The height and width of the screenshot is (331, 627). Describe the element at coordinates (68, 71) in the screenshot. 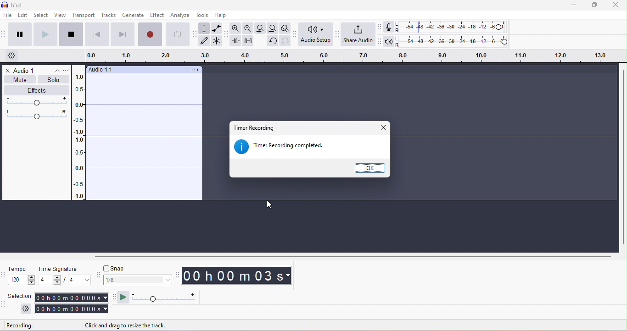

I see `options` at that location.